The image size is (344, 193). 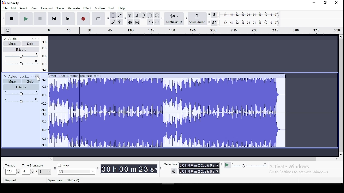 What do you see at coordinates (129, 169) in the screenshot?
I see `00 h 00 m 23 s` at bounding box center [129, 169].